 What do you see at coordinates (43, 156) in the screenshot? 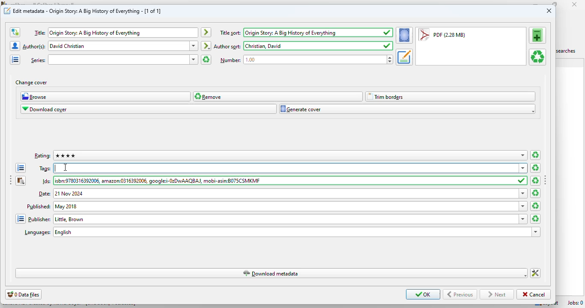
I see `text` at bounding box center [43, 156].